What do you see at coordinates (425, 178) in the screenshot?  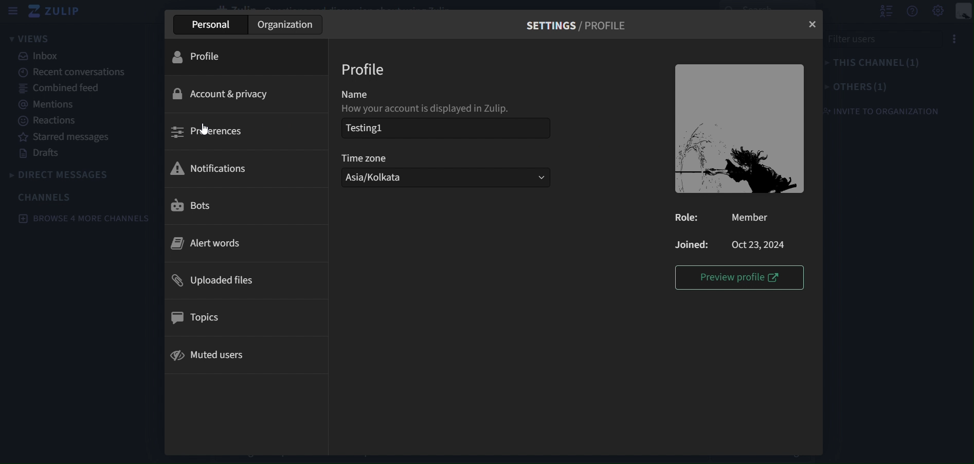 I see `Asia/kolkata` at bounding box center [425, 178].